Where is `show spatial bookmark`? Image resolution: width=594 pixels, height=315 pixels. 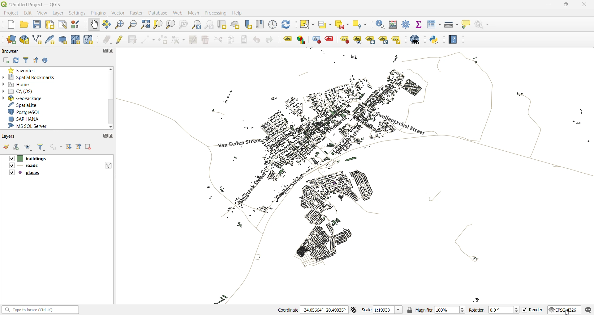
show spatial bookmark is located at coordinates (261, 25).